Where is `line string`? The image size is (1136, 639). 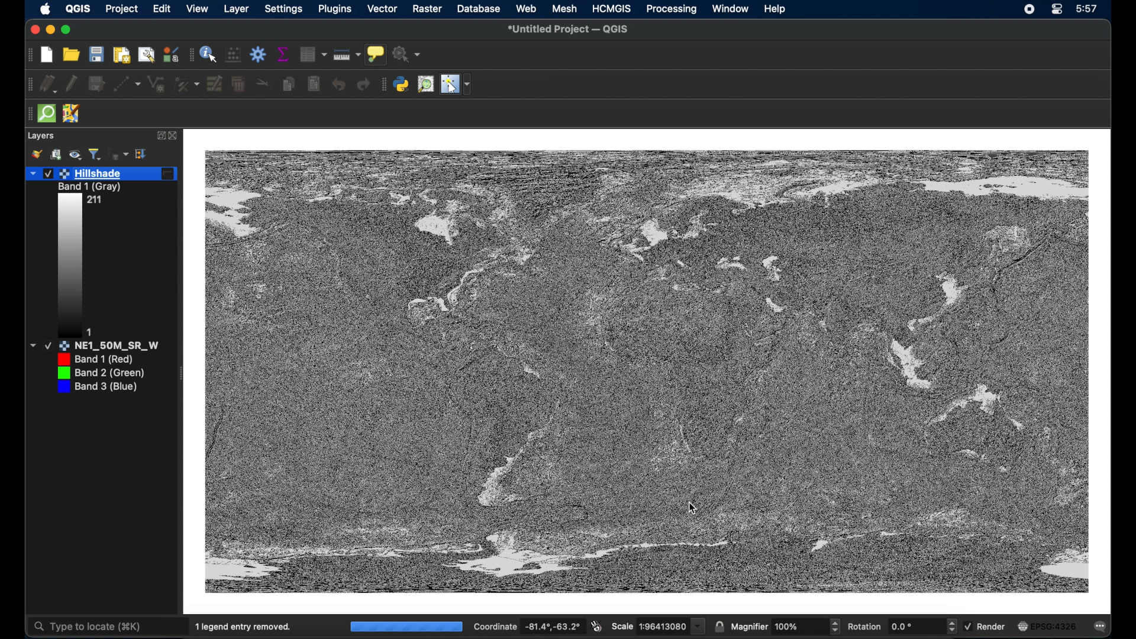
line string is located at coordinates (156, 84).